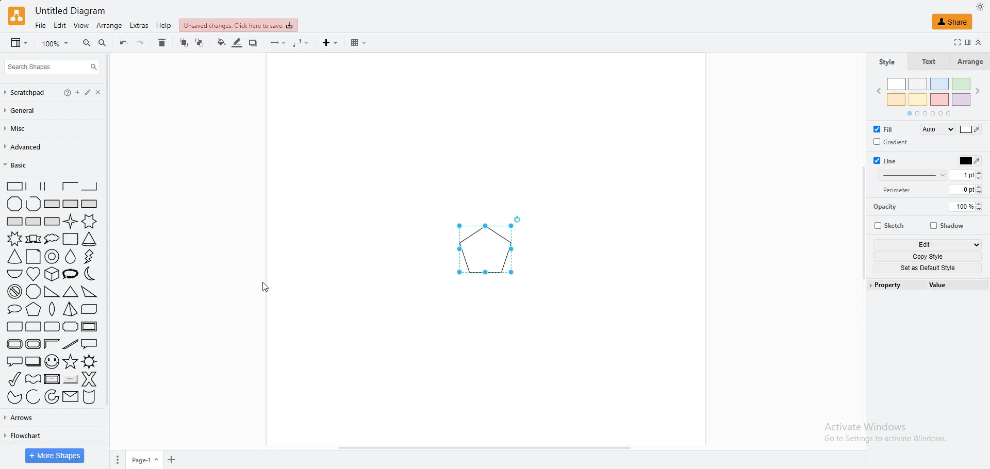 This screenshot has width=990, height=469. I want to click on yellow, so click(919, 99).